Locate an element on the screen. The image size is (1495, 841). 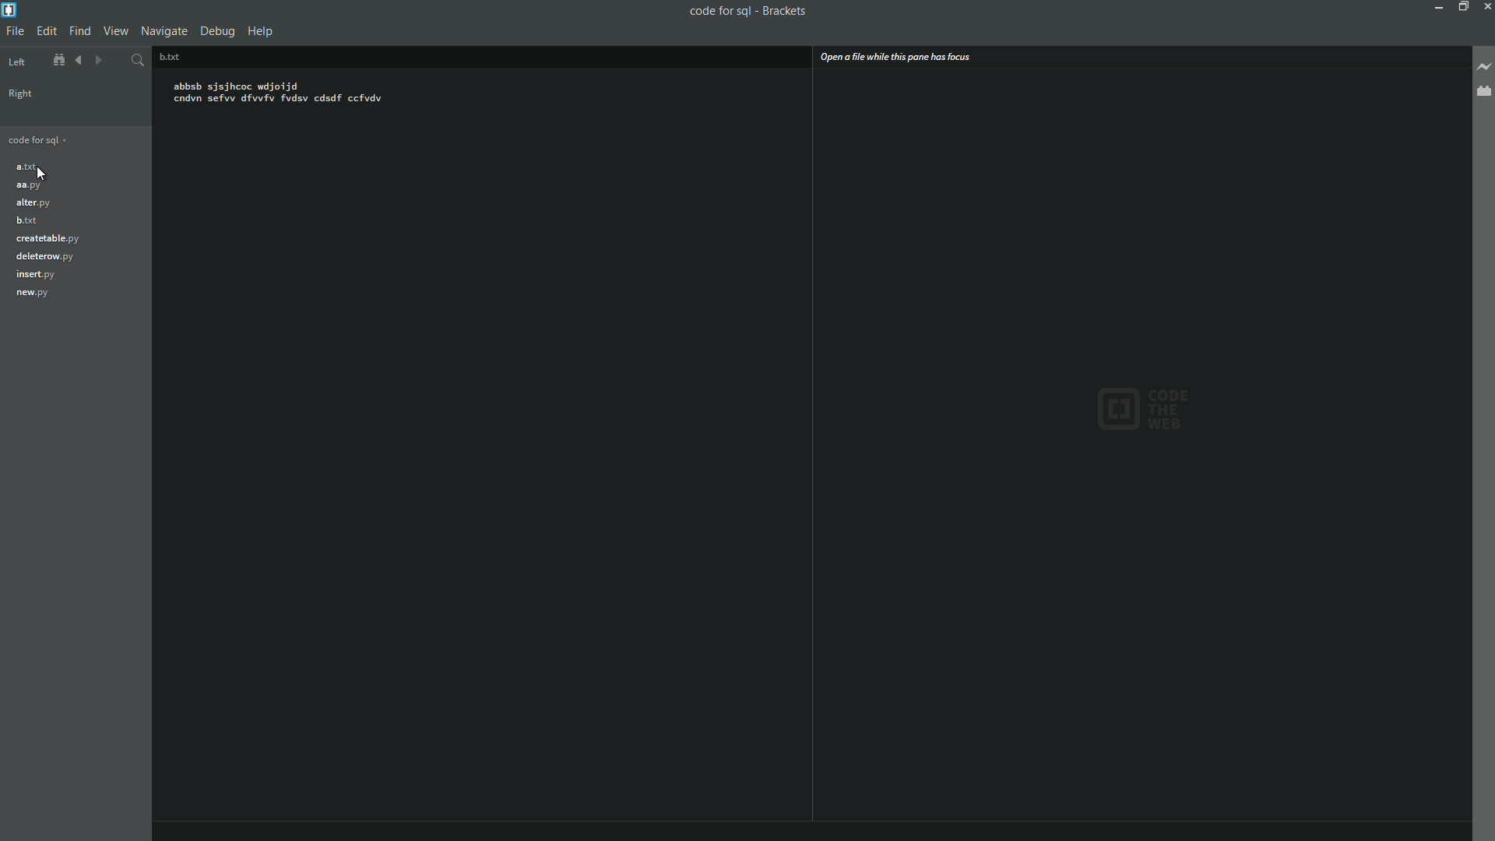
Maximize is located at coordinates (1462, 6).